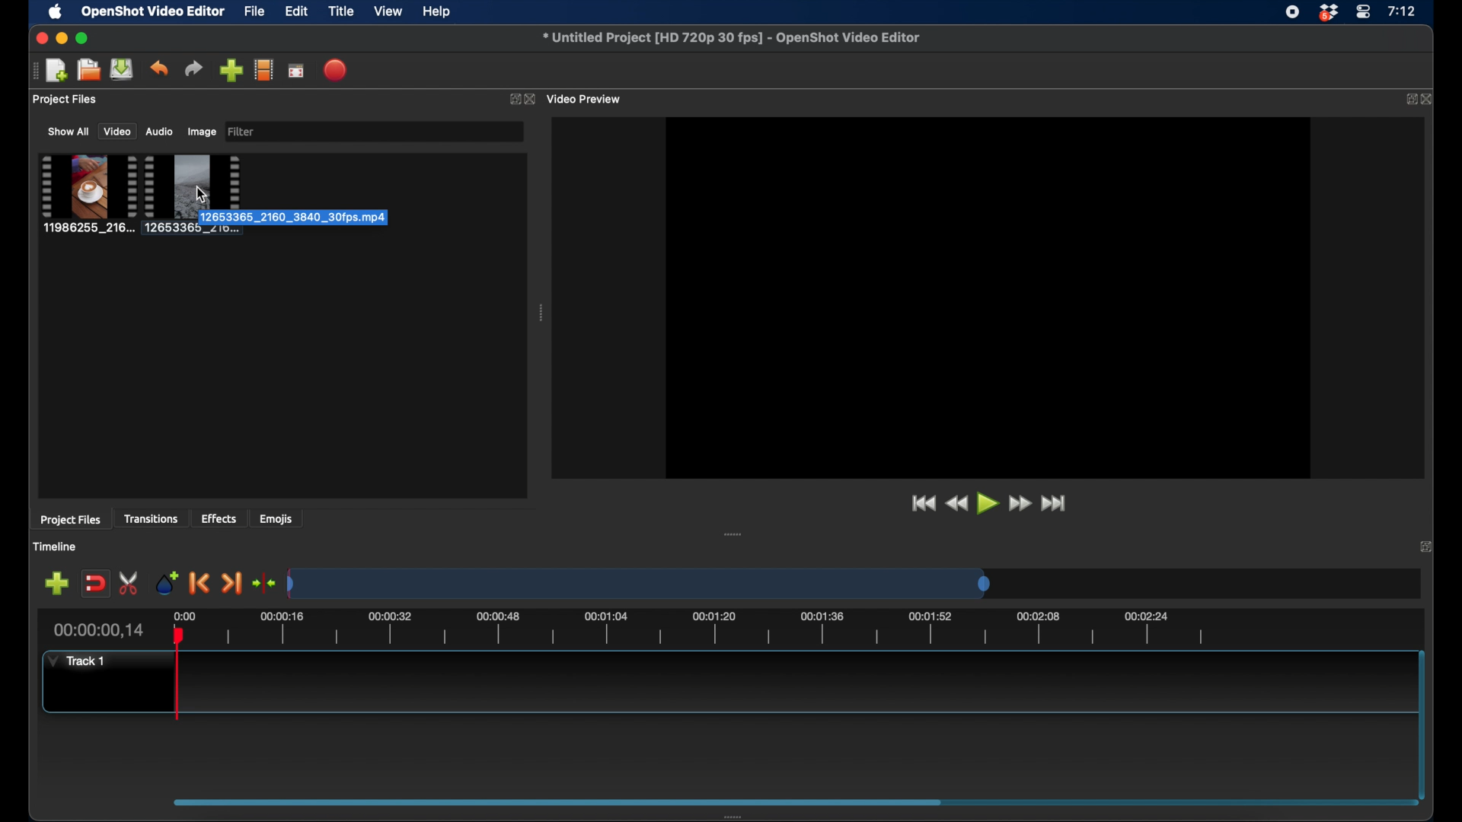 The image size is (1462, 822). I want to click on effects, so click(219, 518).